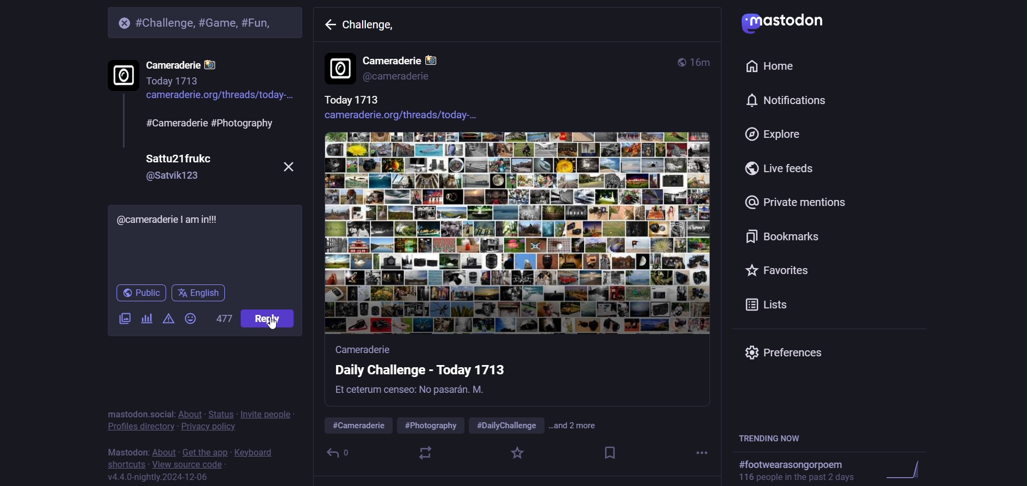 This screenshot has width=1027, height=486. I want to click on trending now, so click(775, 438).